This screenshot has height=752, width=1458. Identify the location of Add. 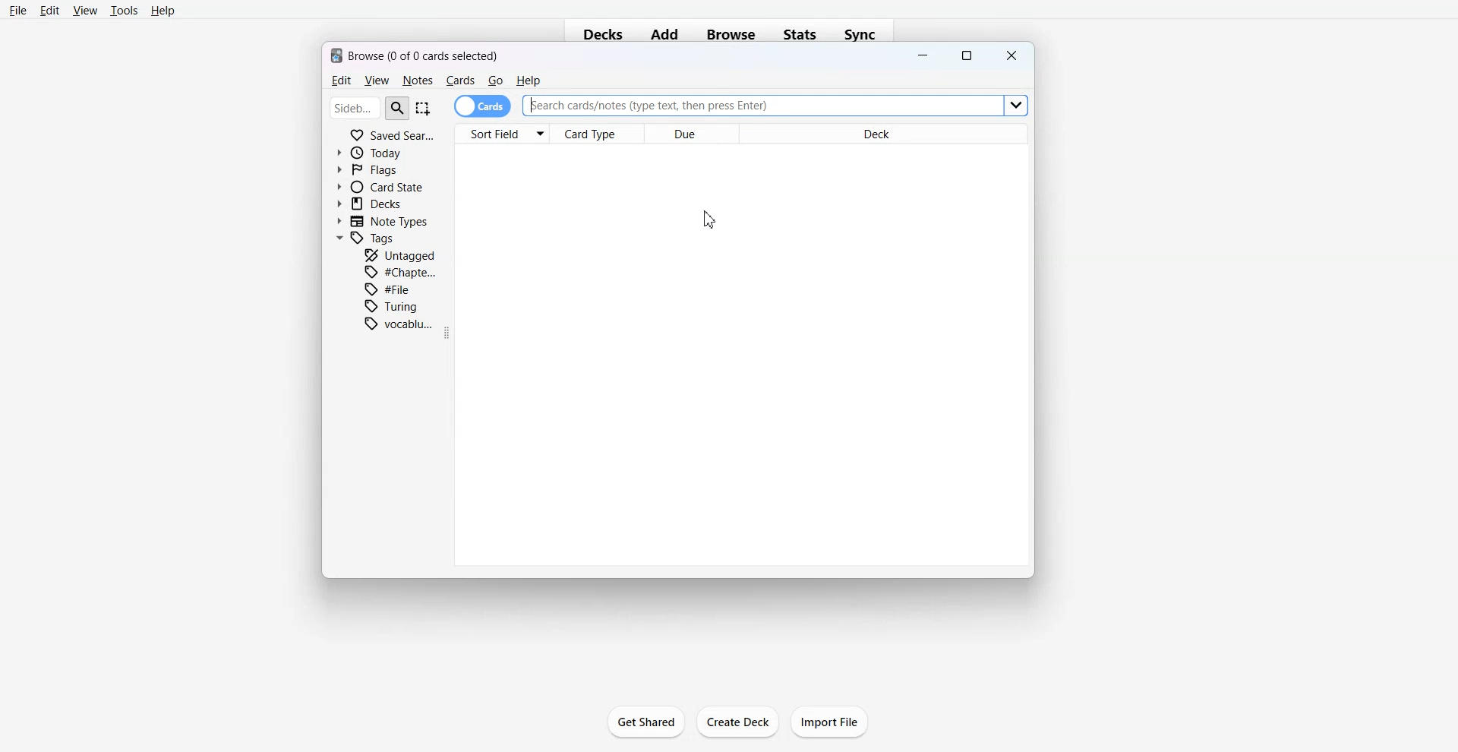
(664, 35).